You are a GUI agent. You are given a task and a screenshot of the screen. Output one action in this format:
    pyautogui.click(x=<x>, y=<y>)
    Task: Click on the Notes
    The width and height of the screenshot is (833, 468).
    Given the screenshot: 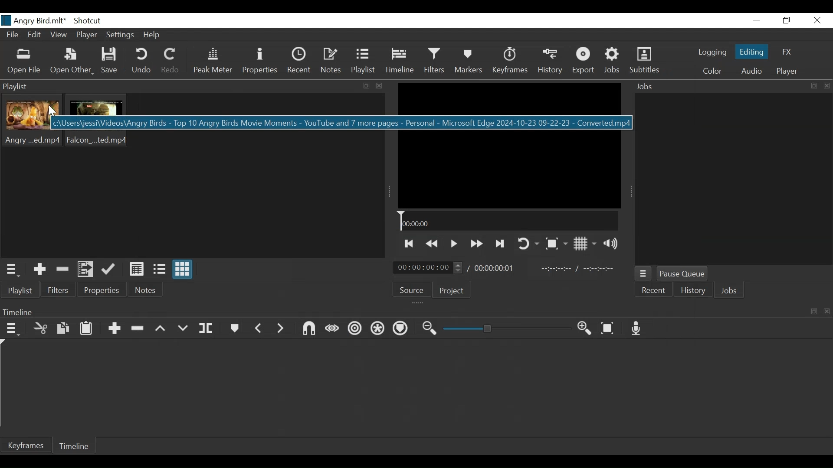 What is the action you would take?
    pyautogui.click(x=146, y=290)
    